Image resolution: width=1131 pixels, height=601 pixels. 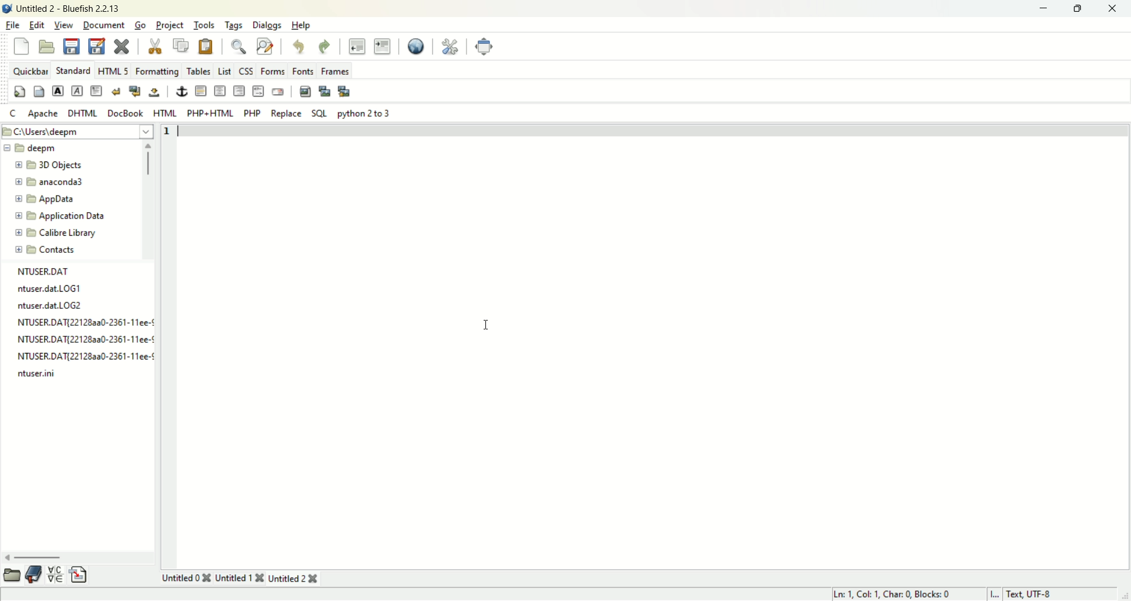 What do you see at coordinates (114, 71) in the screenshot?
I see `HTML 5` at bounding box center [114, 71].